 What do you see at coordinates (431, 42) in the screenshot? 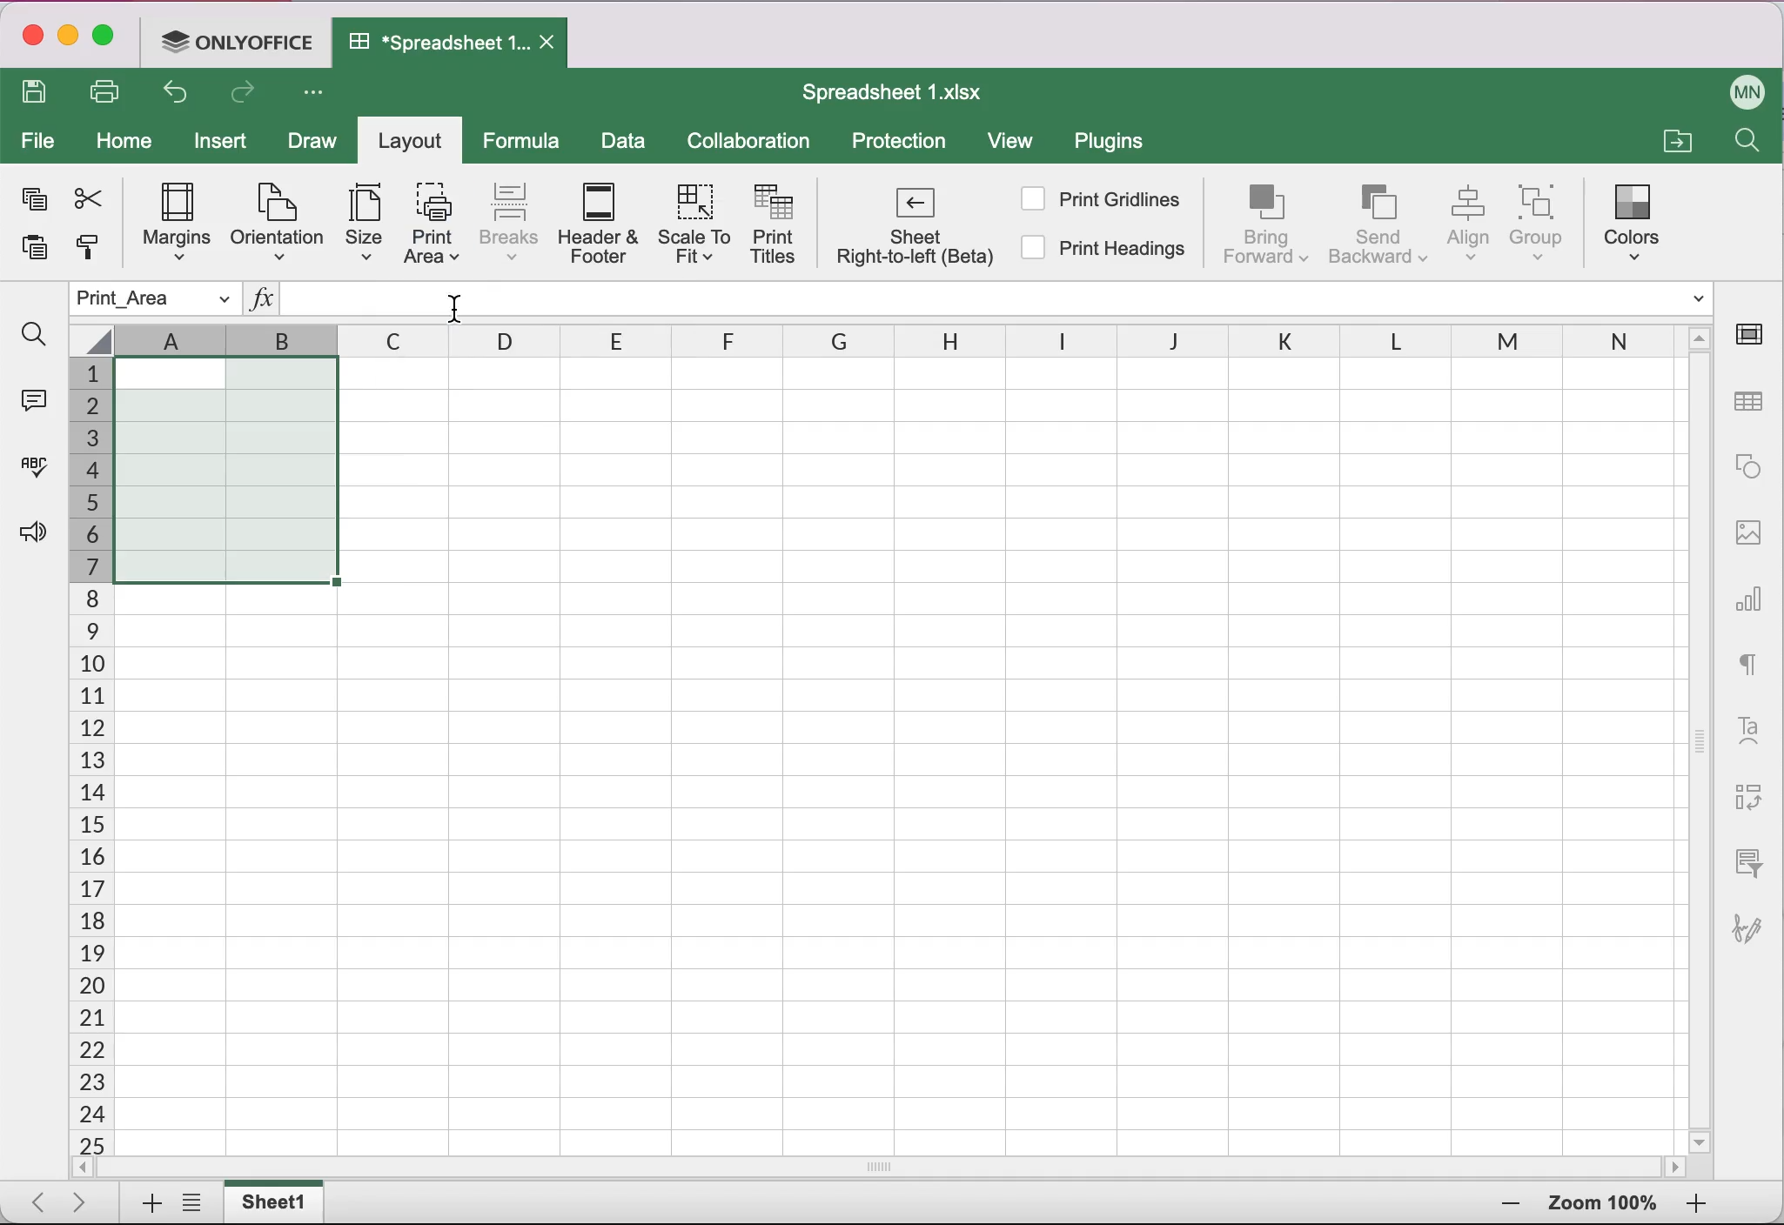
I see `*Spreadsheet 1...` at bounding box center [431, 42].